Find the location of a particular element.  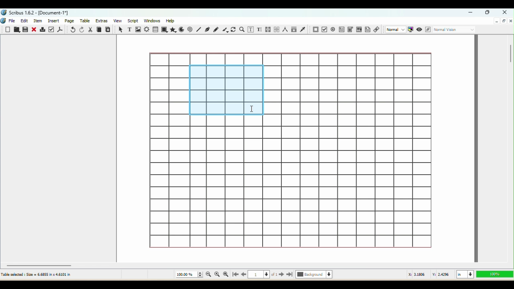

Text Annotation is located at coordinates (367, 31).